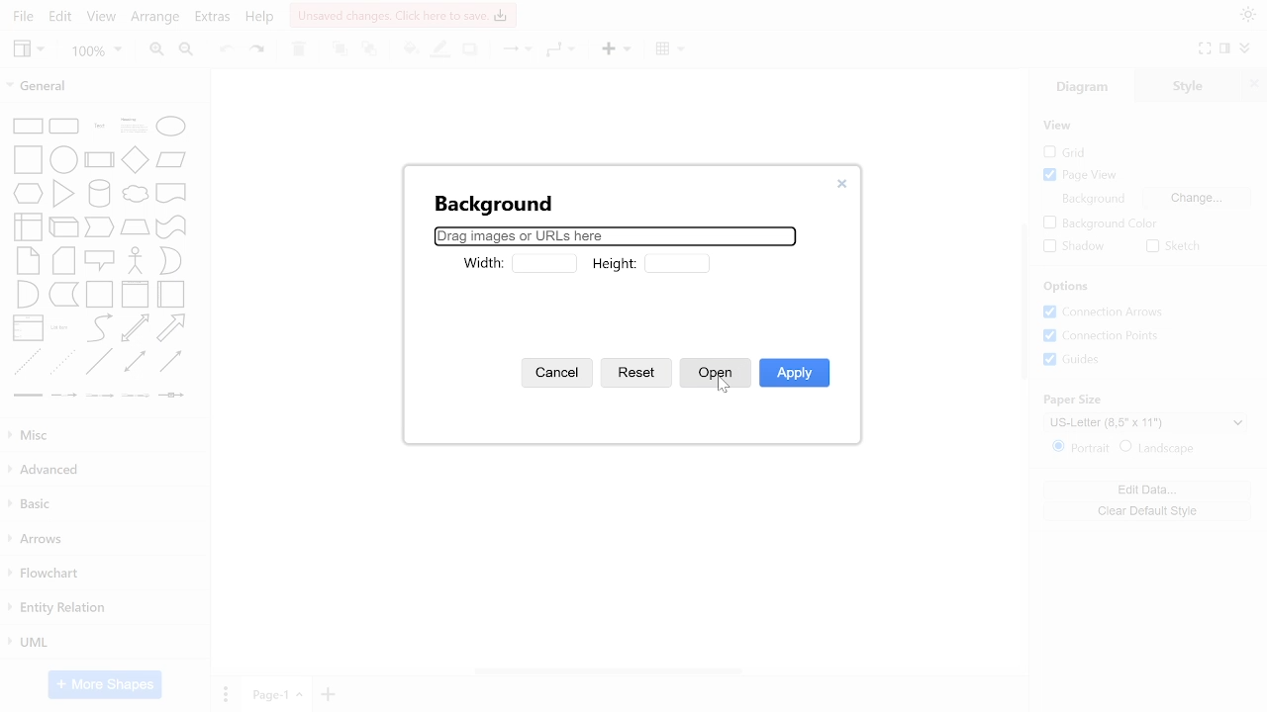  Describe the element at coordinates (1060, 126) in the screenshot. I see `View` at that location.